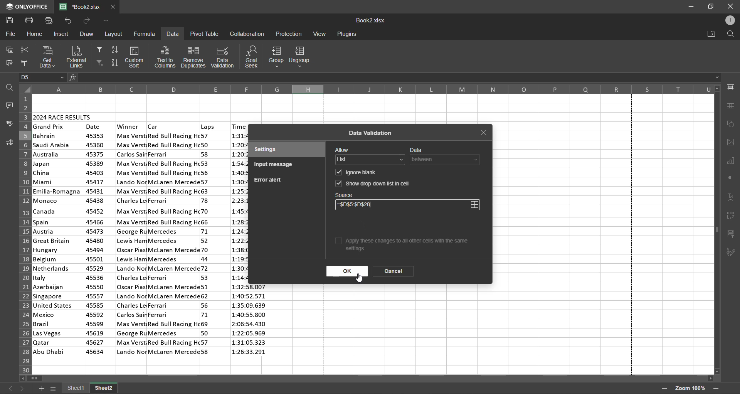  What do you see at coordinates (362, 172) in the screenshot?
I see `ignore blank` at bounding box center [362, 172].